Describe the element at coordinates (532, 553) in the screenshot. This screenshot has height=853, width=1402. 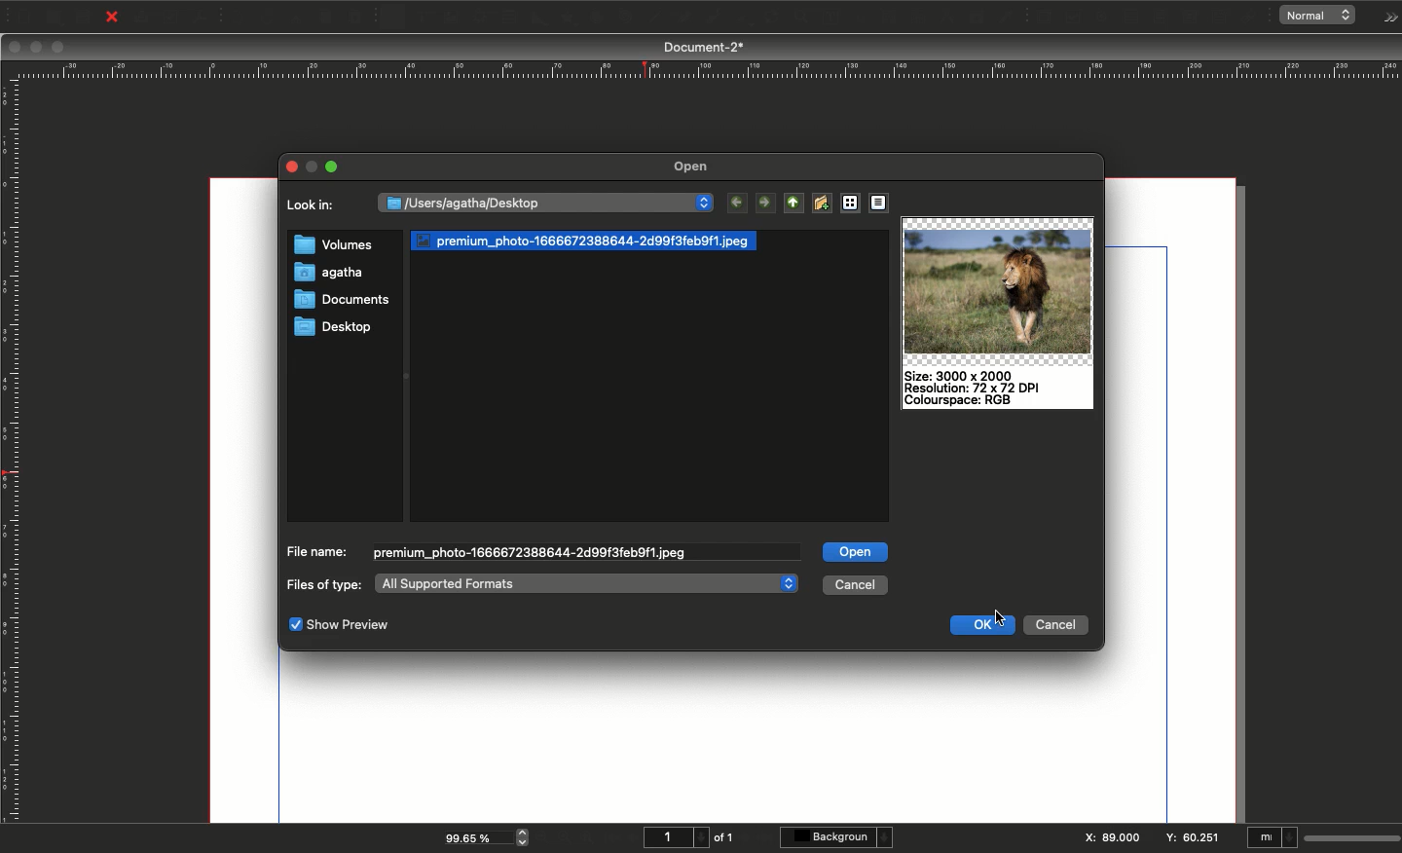
I see `premium_photo-1666672388644-2d99f3feb9f1.jpeg` at that location.